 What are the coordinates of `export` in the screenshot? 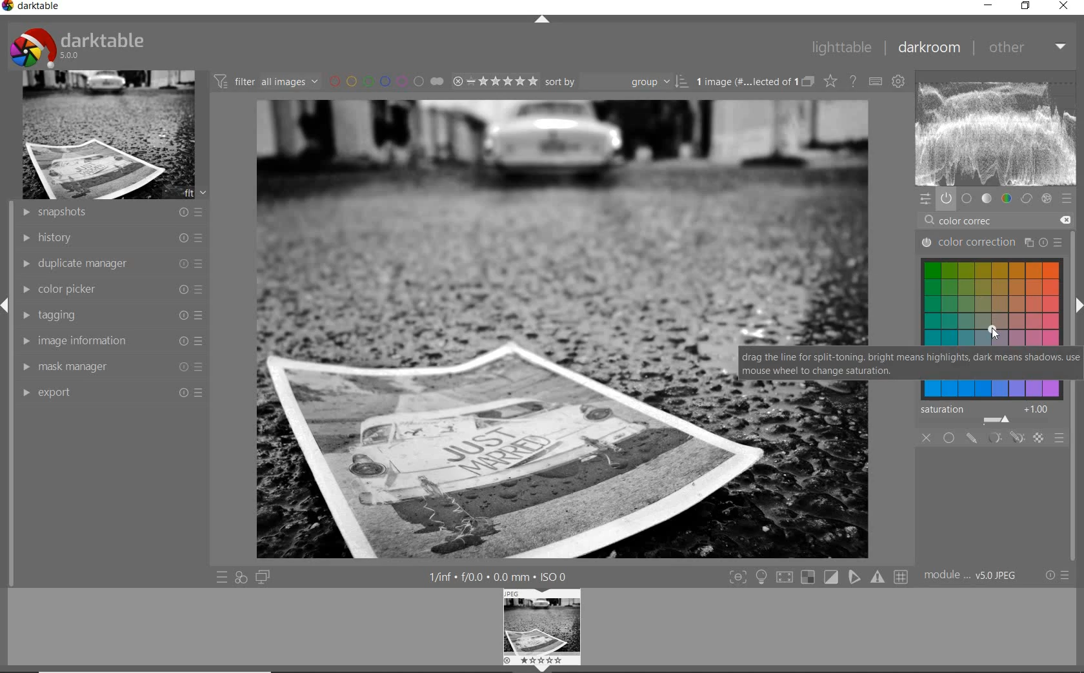 It's located at (111, 391).